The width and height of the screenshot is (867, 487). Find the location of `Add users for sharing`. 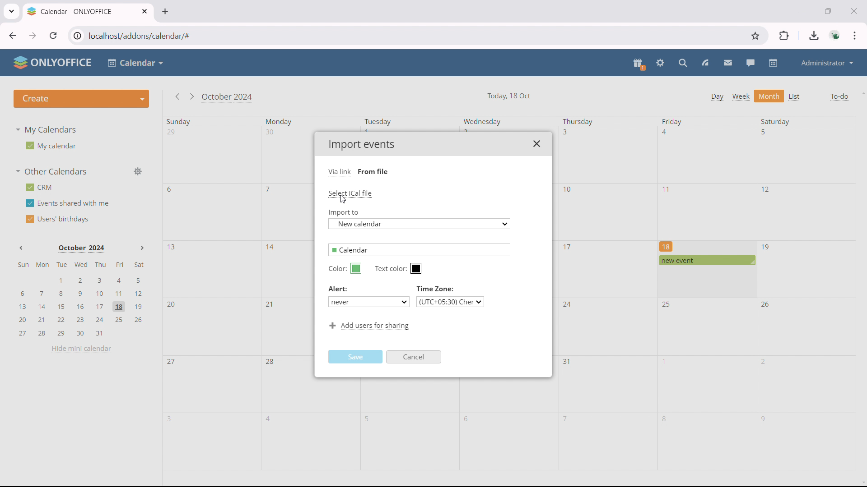

Add users for sharing is located at coordinates (368, 326).